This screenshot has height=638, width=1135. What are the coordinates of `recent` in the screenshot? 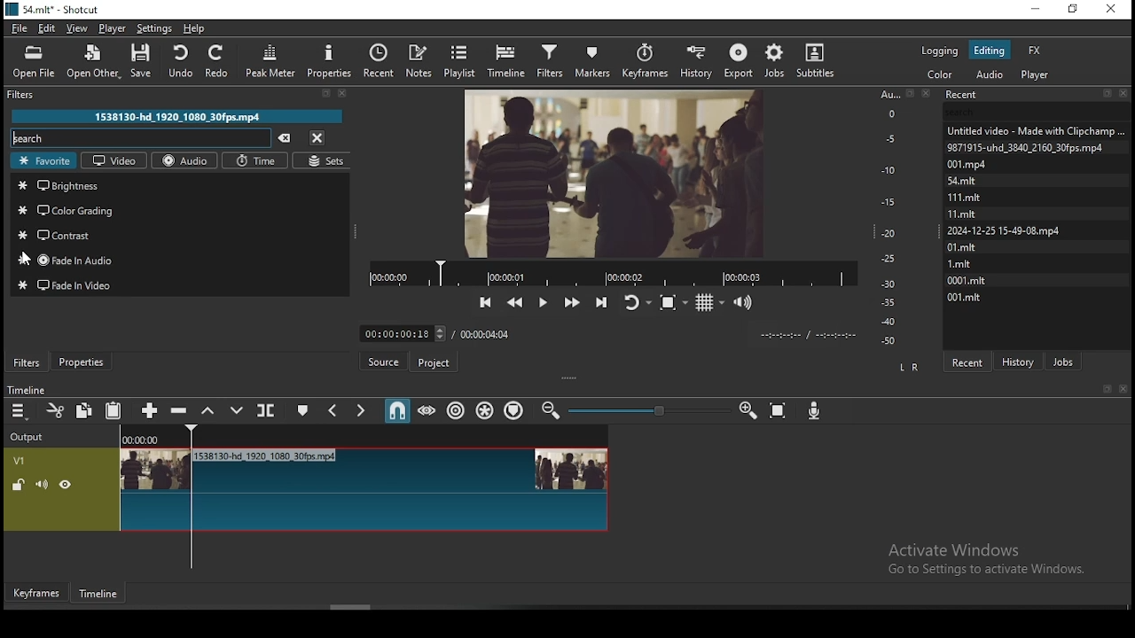 It's located at (1037, 93).